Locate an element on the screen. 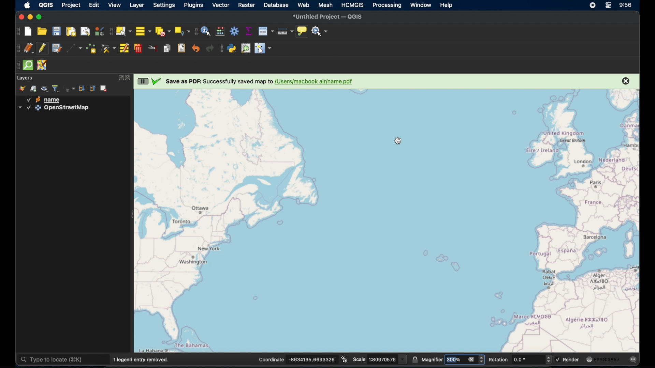 The image size is (655, 368). render is located at coordinates (568, 359).